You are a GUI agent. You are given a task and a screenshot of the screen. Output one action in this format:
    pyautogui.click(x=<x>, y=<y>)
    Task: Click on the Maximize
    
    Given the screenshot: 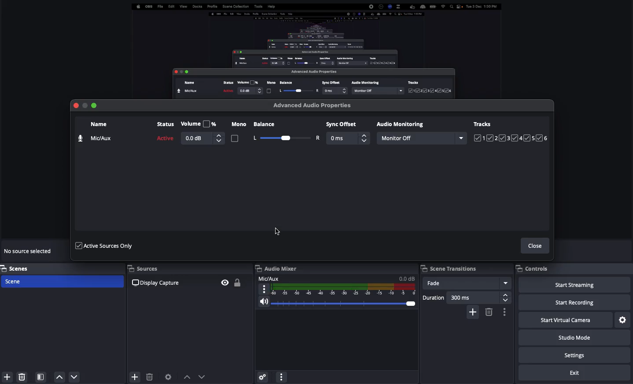 What is the action you would take?
    pyautogui.click(x=94, y=106)
    